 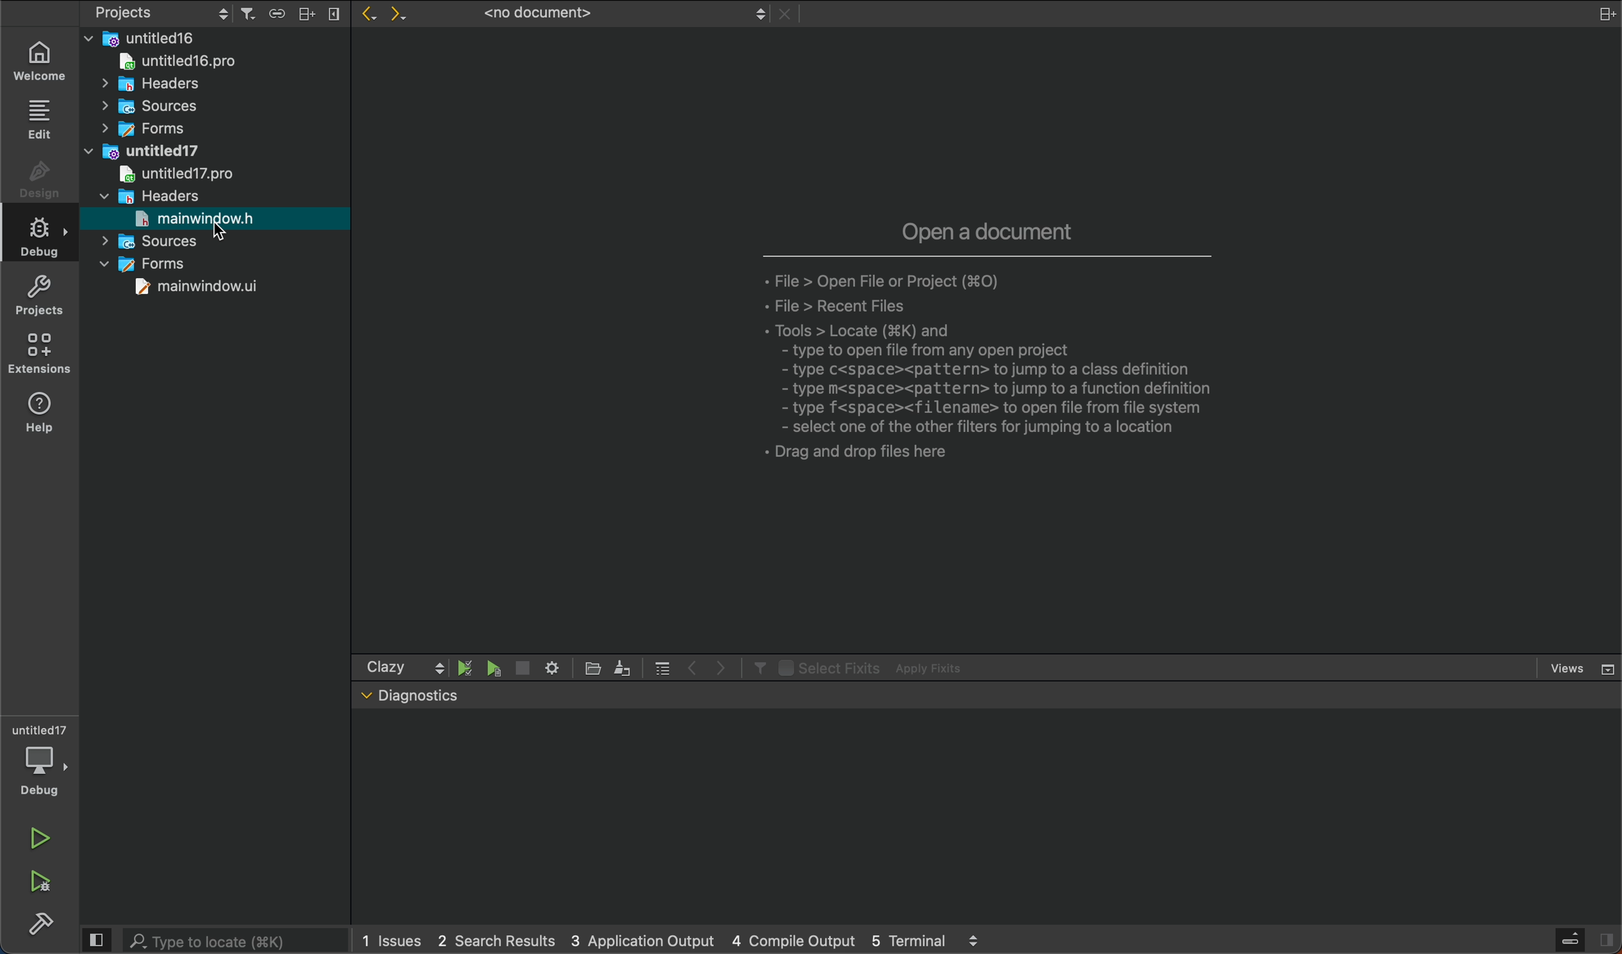 What do you see at coordinates (640, 938) in the screenshot?
I see `3 Application Output` at bounding box center [640, 938].